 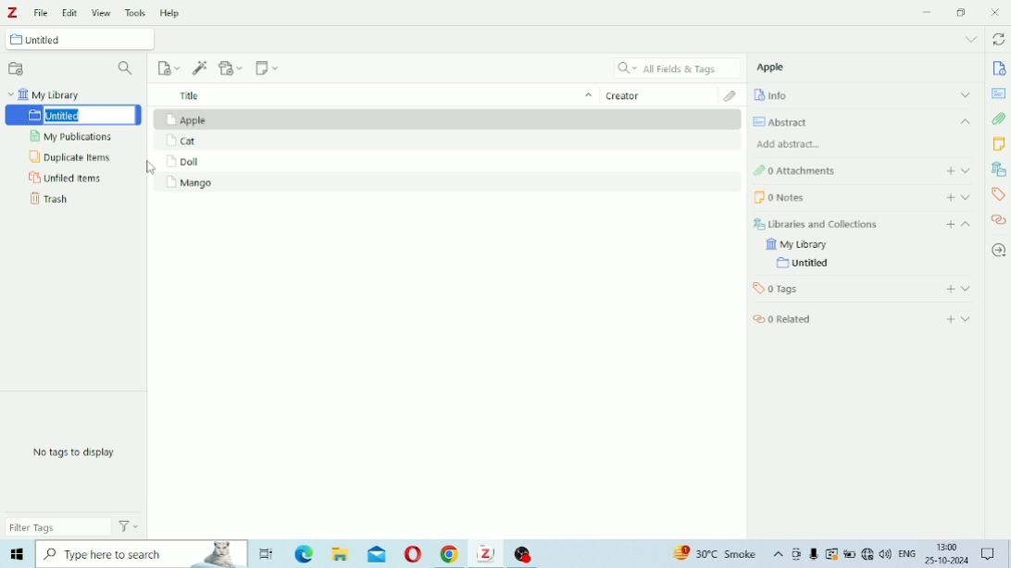 What do you see at coordinates (523, 553) in the screenshot?
I see `` at bounding box center [523, 553].